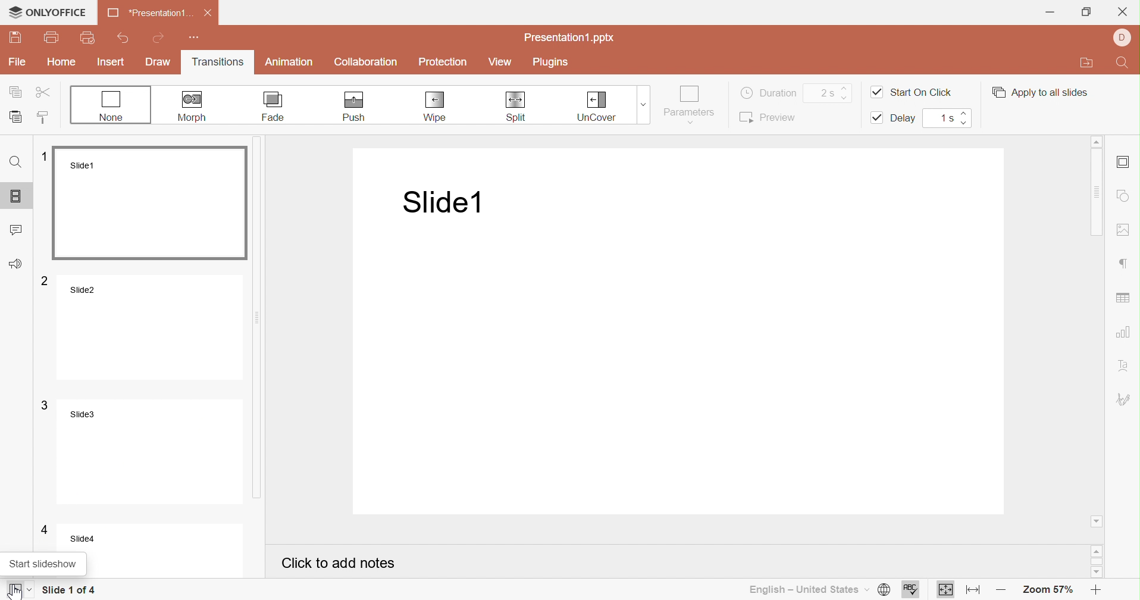 The width and height of the screenshot is (1140, 600). Describe the element at coordinates (148, 14) in the screenshot. I see `*Presentation1 ...` at that location.